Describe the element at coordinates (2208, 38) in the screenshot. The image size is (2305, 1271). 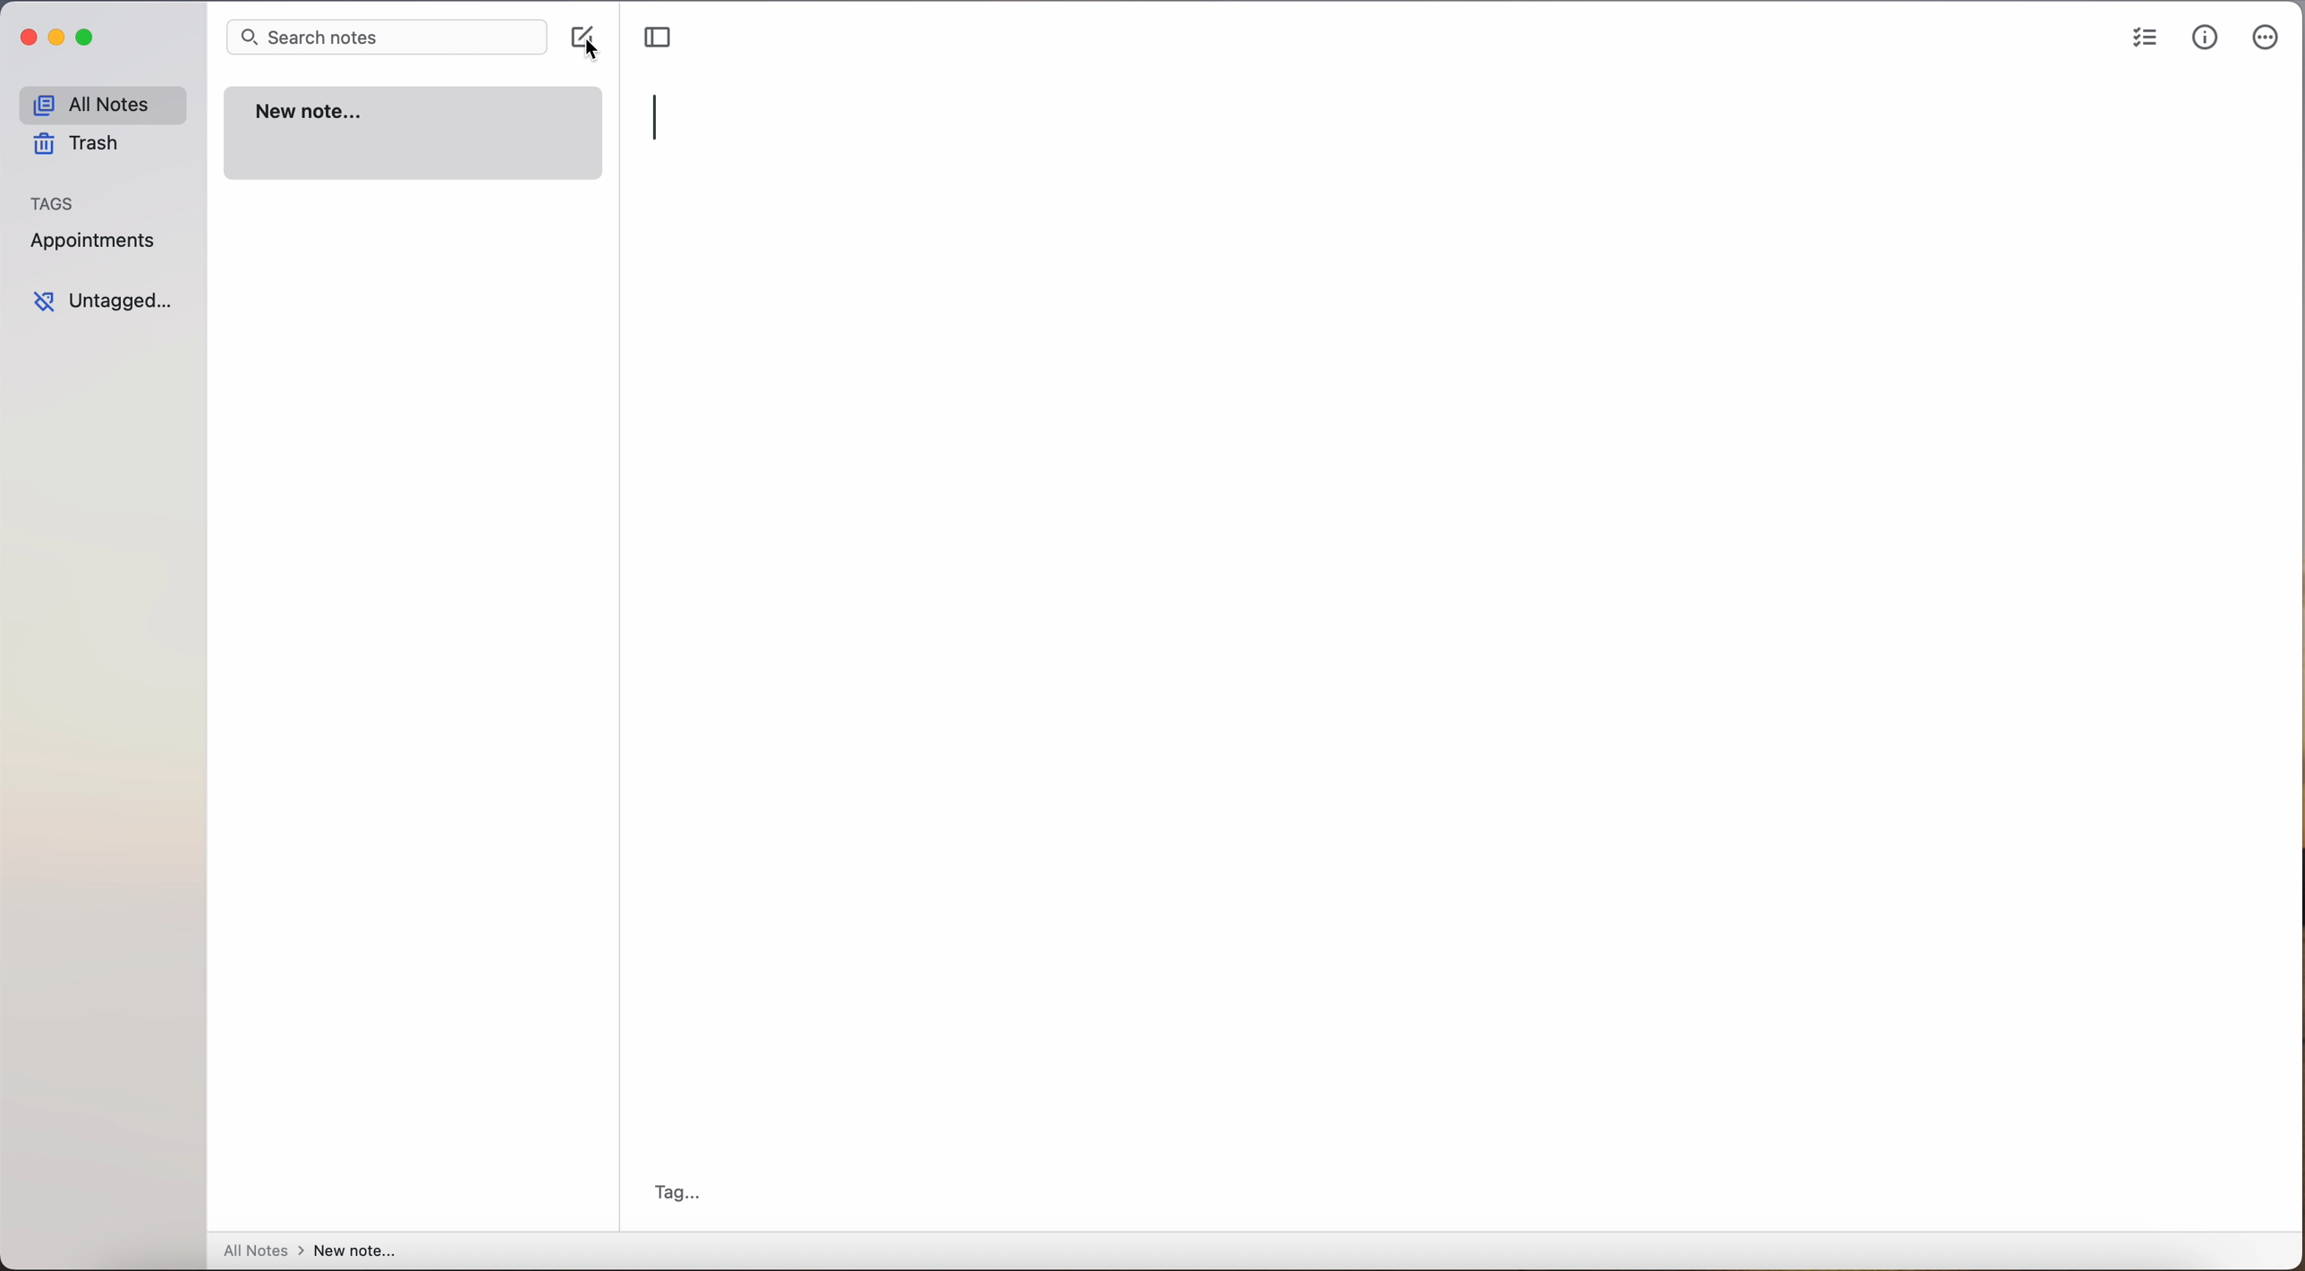
I see `metrics` at that location.